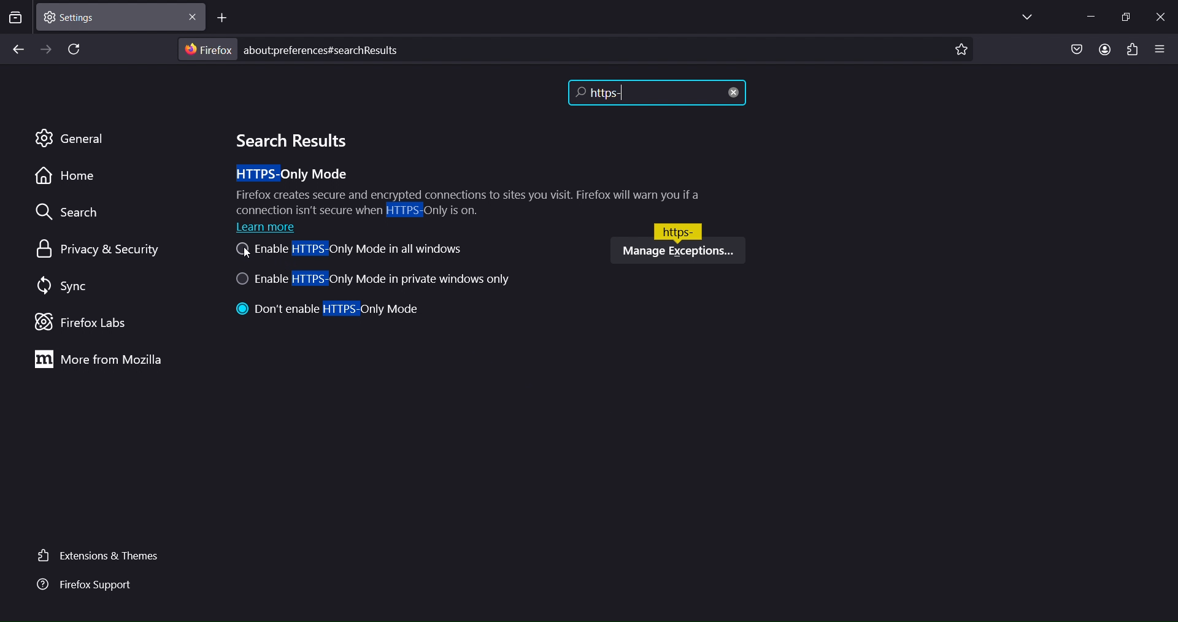  What do you see at coordinates (330, 310) in the screenshot?
I see `Don't enable HTTPS-Only Mode` at bounding box center [330, 310].